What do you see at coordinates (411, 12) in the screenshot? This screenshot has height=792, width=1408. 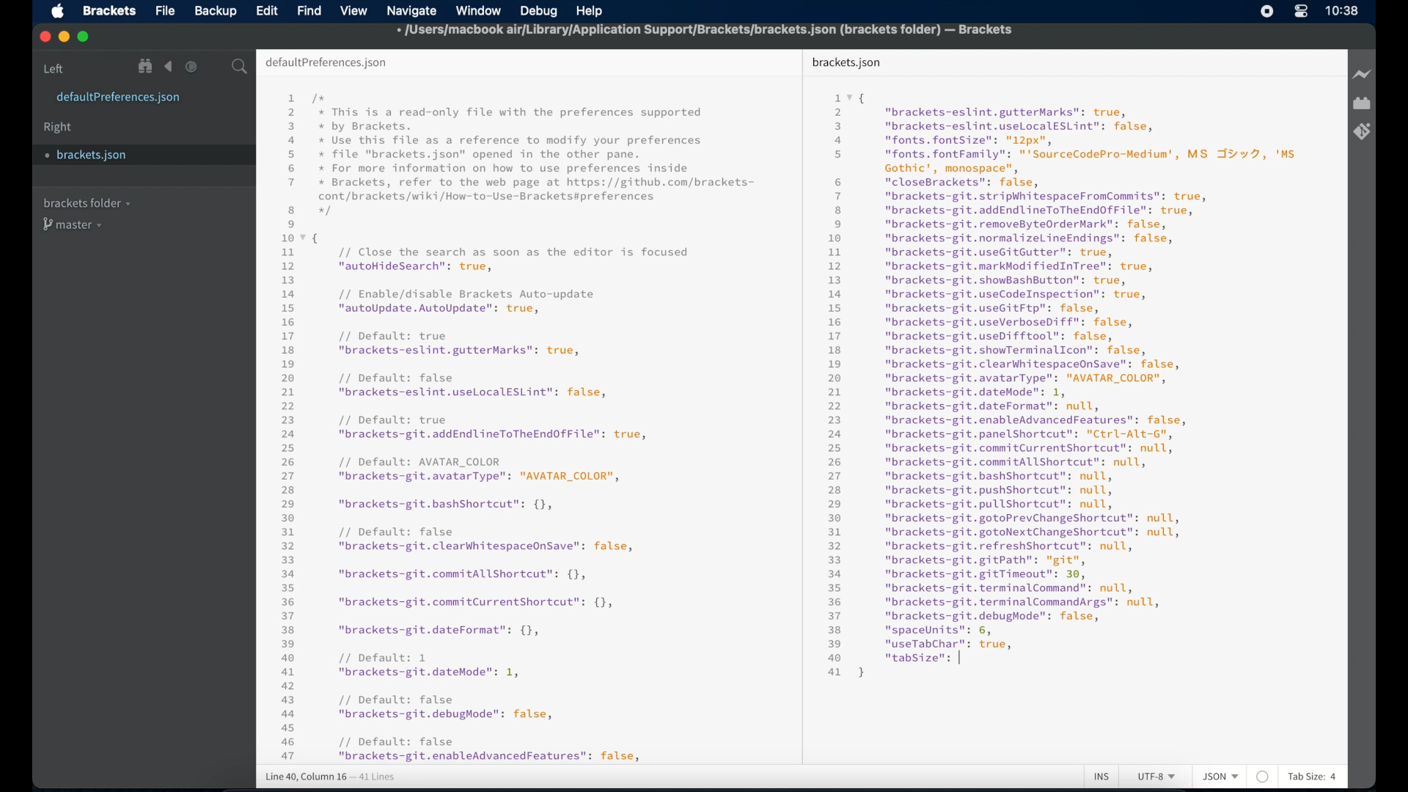 I see `navigate` at bounding box center [411, 12].